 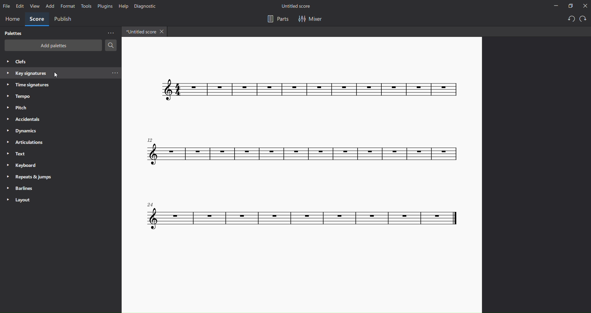 What do you see at coordinates (28, 84) in the screenshot?
I see `time signatures` at bounding box center [28, 84].